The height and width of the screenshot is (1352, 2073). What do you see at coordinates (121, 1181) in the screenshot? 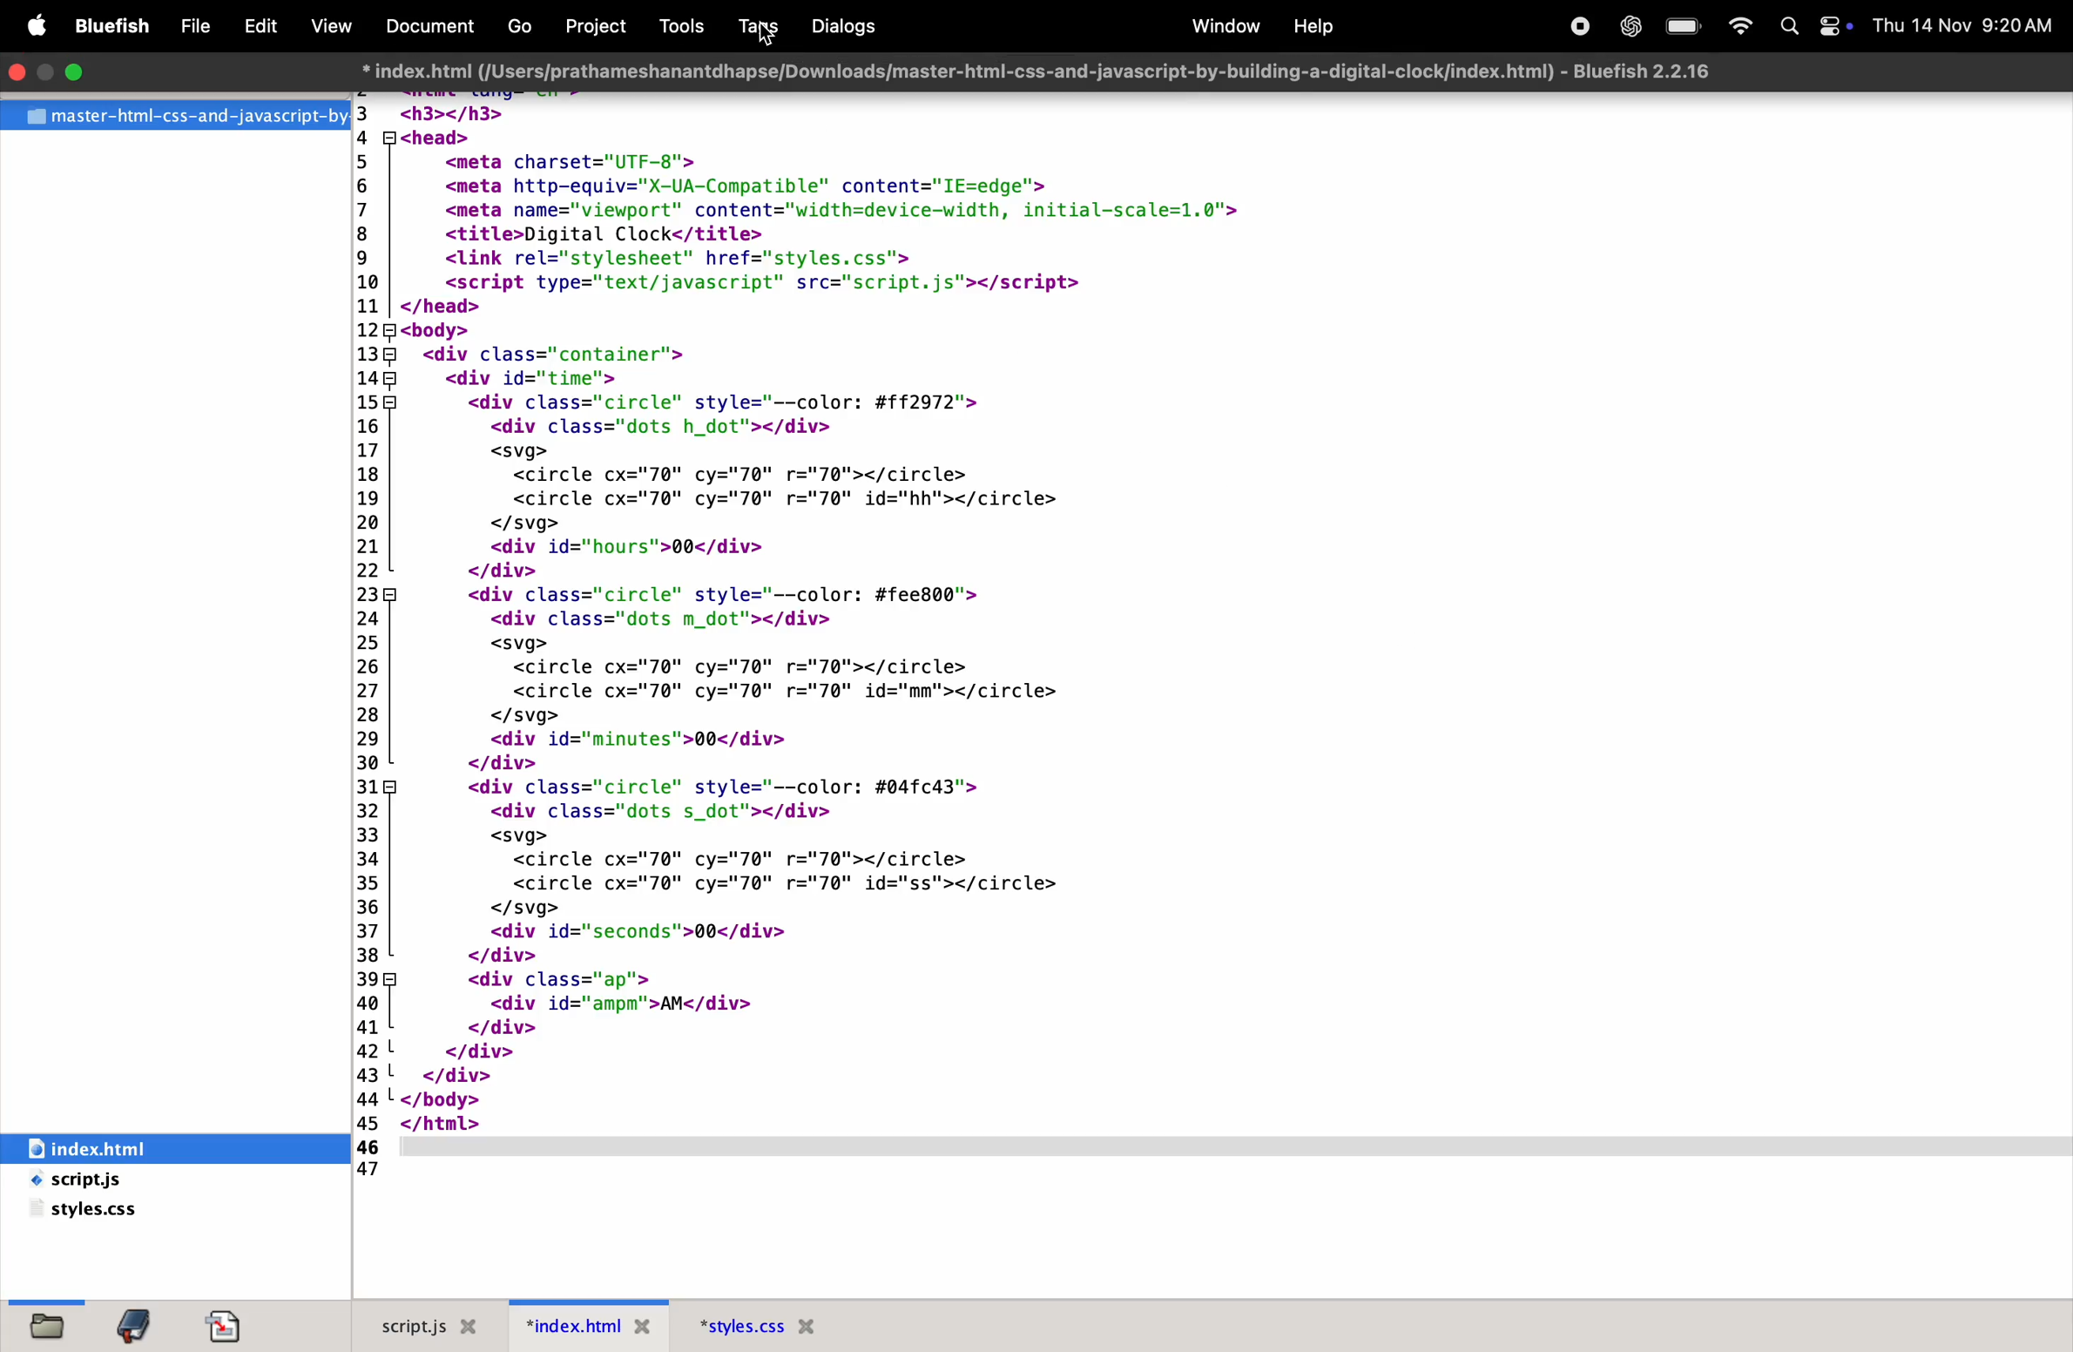
I see `script.js` at bounding box center [121, 1181].